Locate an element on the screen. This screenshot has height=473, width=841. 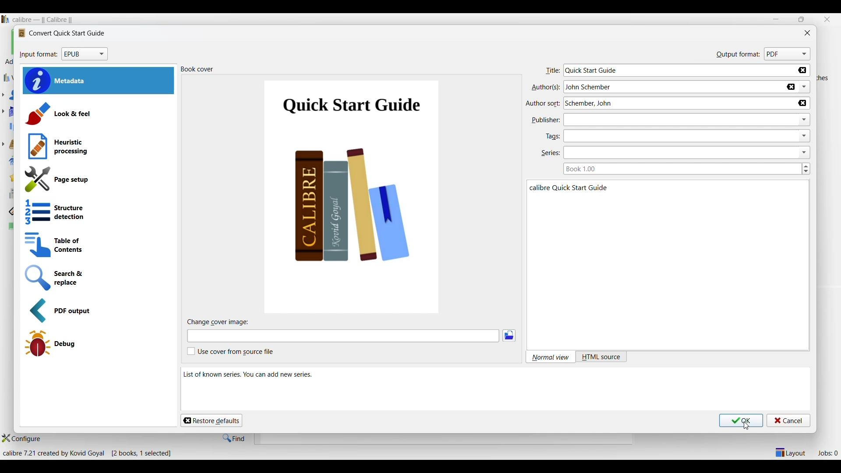
Type in book series is located at coordinates (679, 169).